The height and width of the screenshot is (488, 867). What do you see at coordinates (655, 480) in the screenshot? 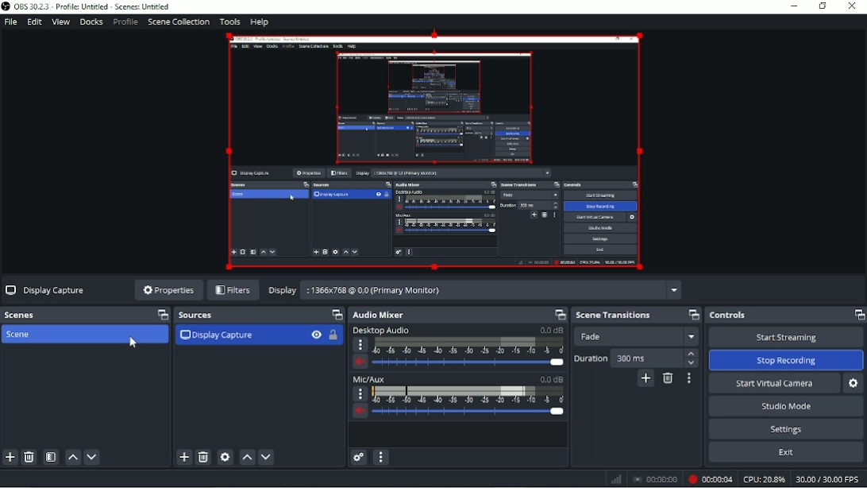
I see `00:00:00` at bounding box center [655, 480].